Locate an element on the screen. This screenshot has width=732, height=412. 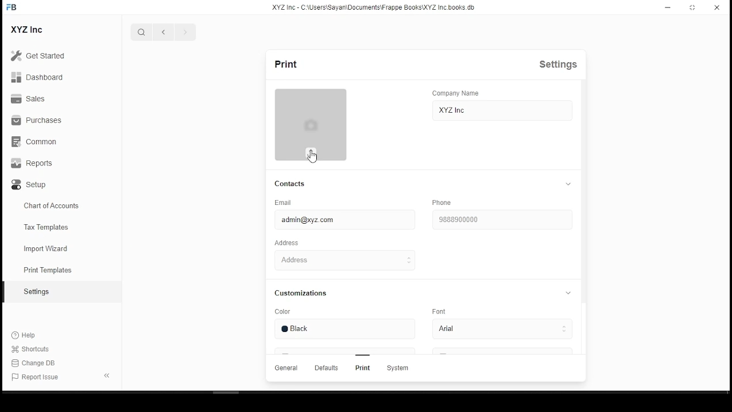
Print is located at coordinates (363, 369).